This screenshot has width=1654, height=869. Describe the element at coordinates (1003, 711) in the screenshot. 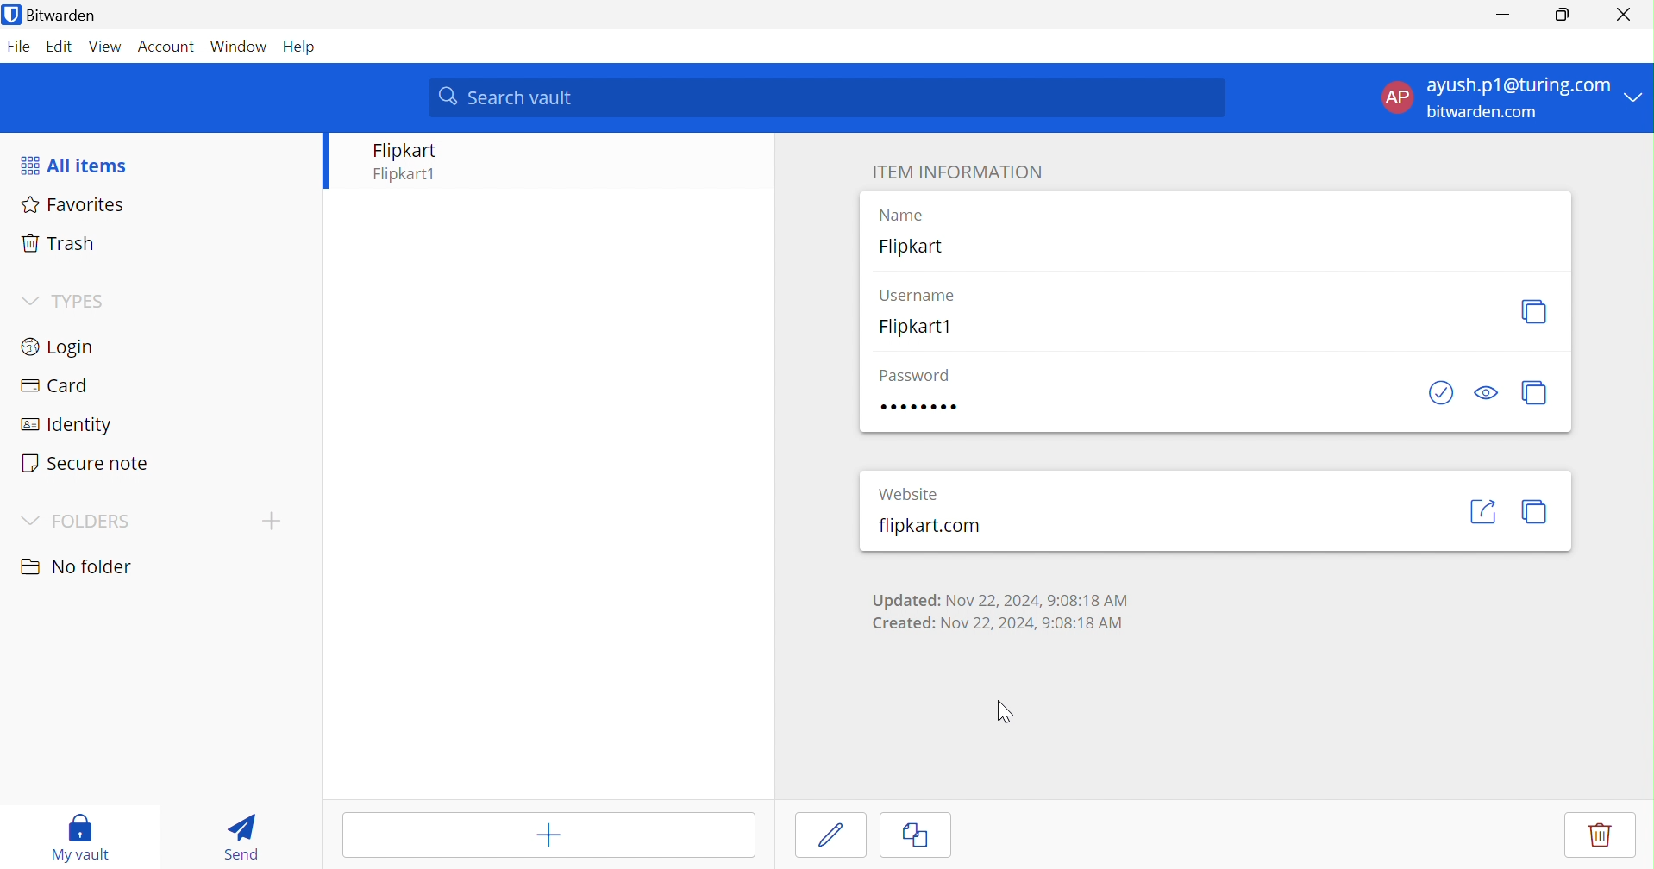

I see `Cursor` at that location.